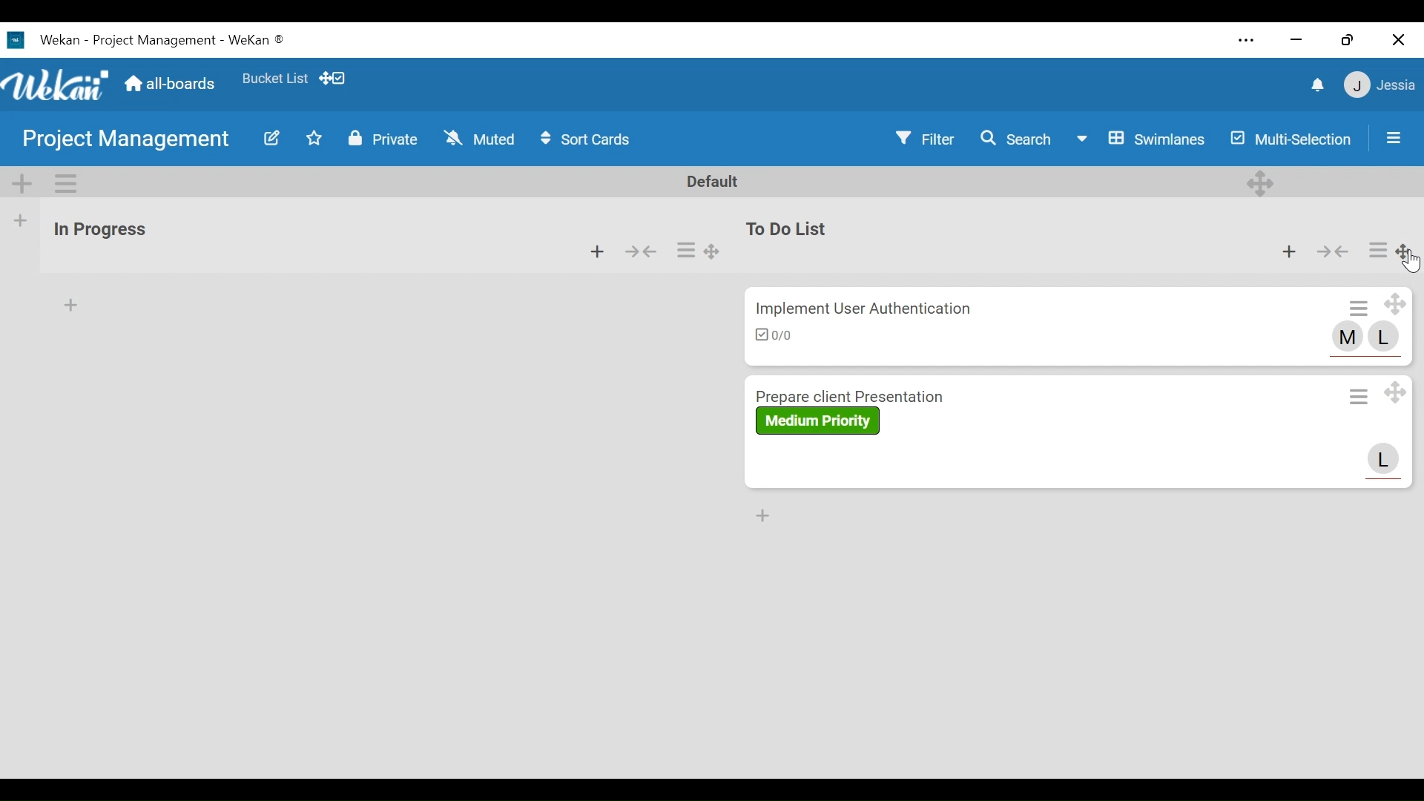  Describe the element at coordinates (947, 329) in the screenshot. I see `Crad` at that location.